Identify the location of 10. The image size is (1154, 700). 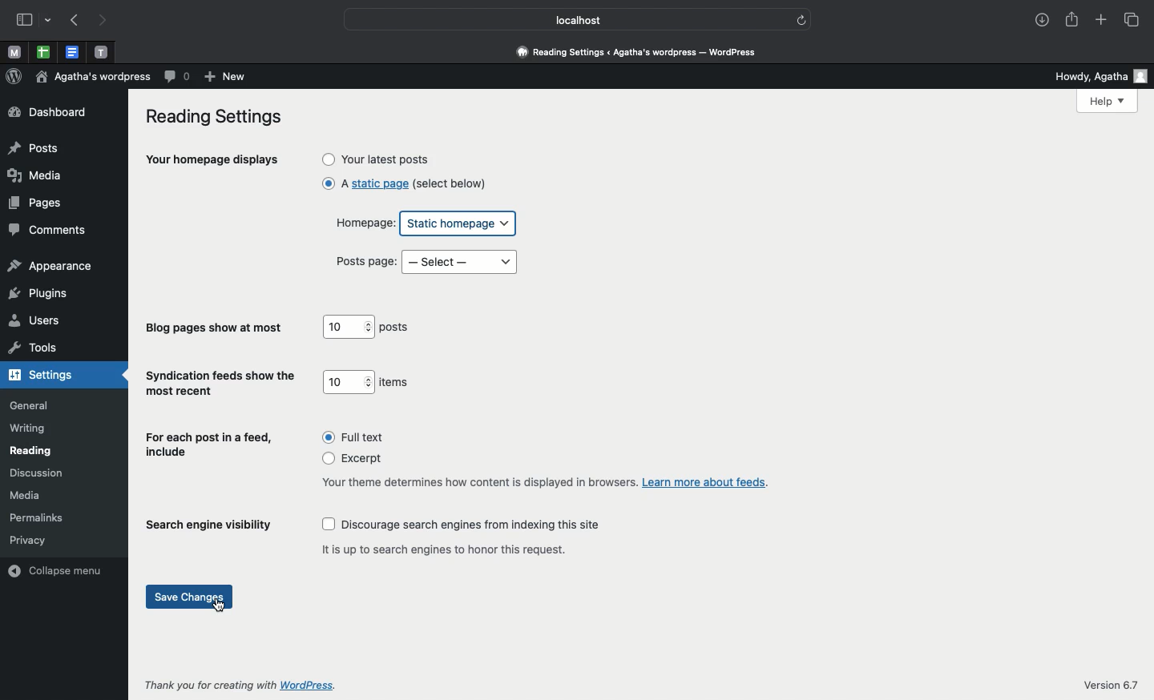
(349, 381).